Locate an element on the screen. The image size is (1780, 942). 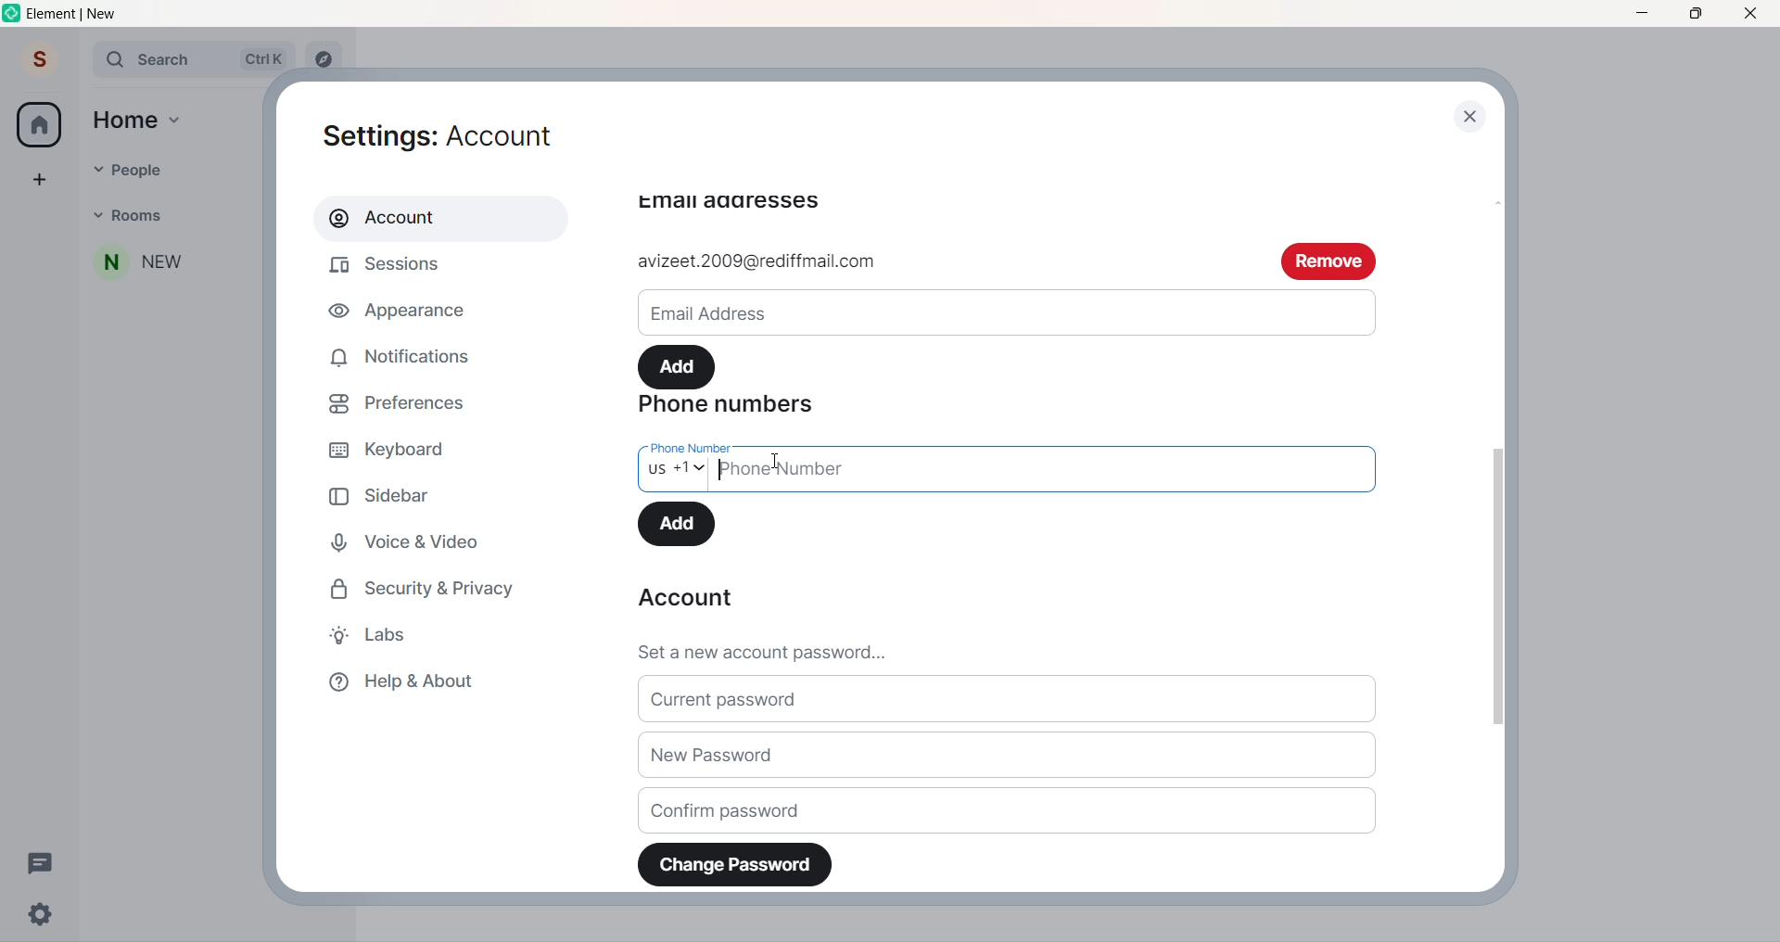
Scroll bar up is located at coordinates (1494, 198).